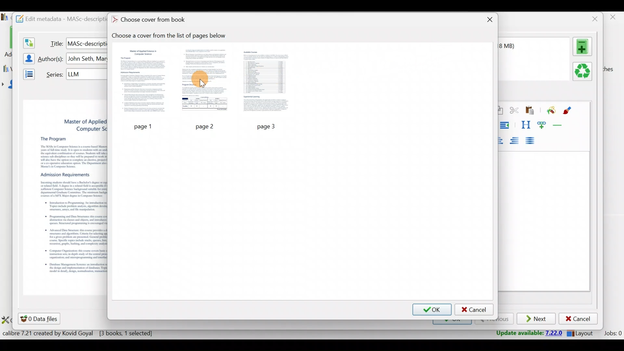 Image resolution: width=624 pixels, height=351 pixels. Describe the element at coordinates (65, 188) in the screenshot. I see `cover preview` at that location.